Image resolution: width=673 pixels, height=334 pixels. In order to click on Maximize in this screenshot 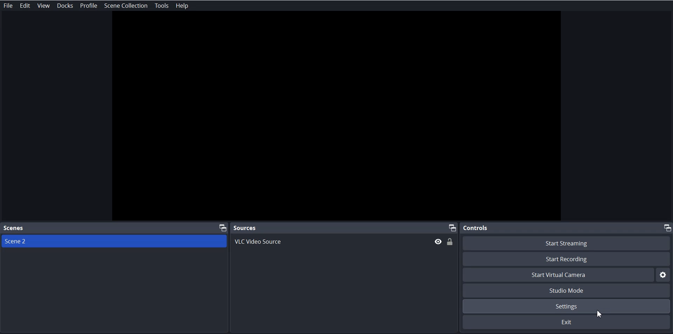, I will do `click(452, 228)`.